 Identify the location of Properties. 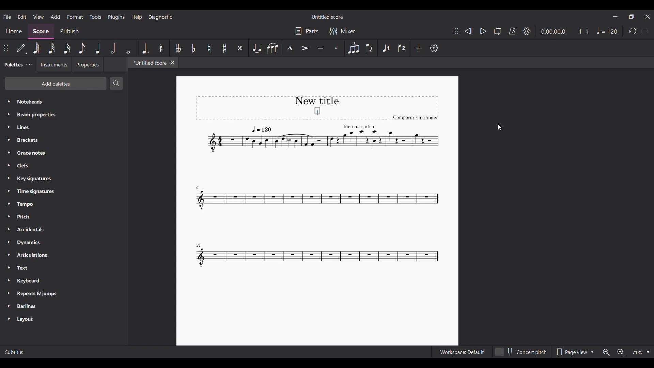
(87, 64).